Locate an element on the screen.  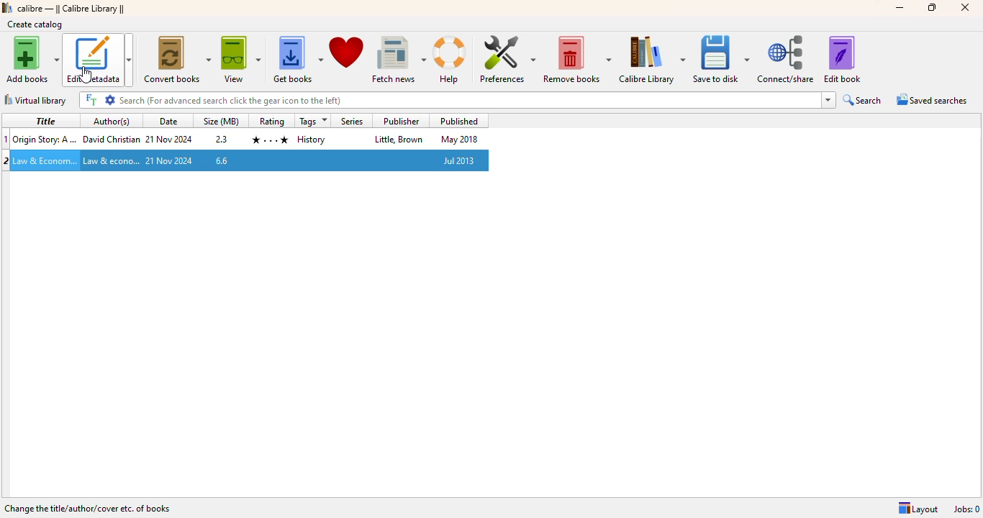
calibre library is located at coordinates (72, 8).